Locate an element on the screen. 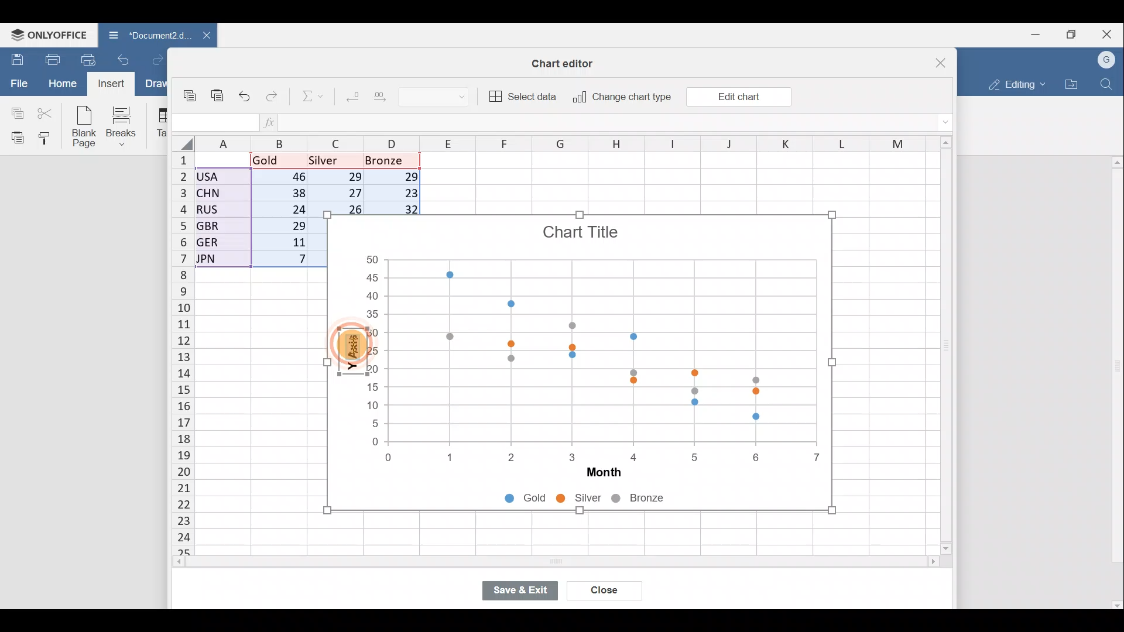 This screenshot has width=1124, height=632. Editing mode is located at coordinates (1014, 84).